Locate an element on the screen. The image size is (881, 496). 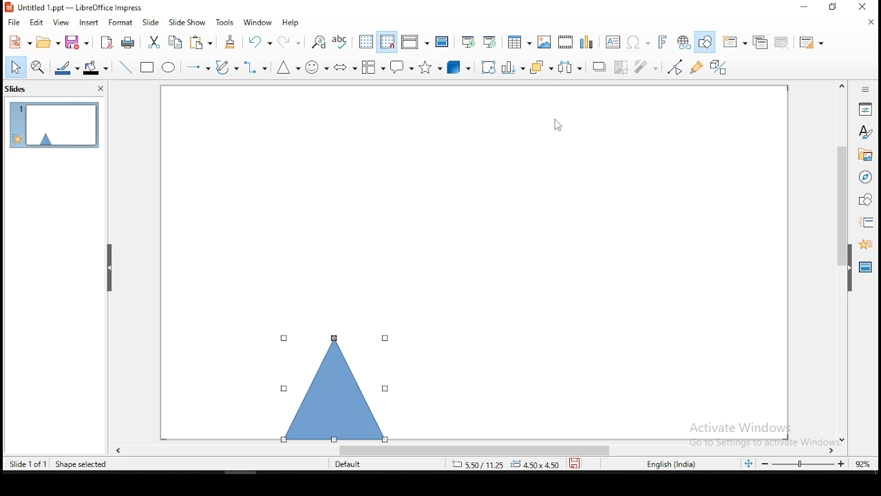
delete slide is located at coordinates (781, 41).